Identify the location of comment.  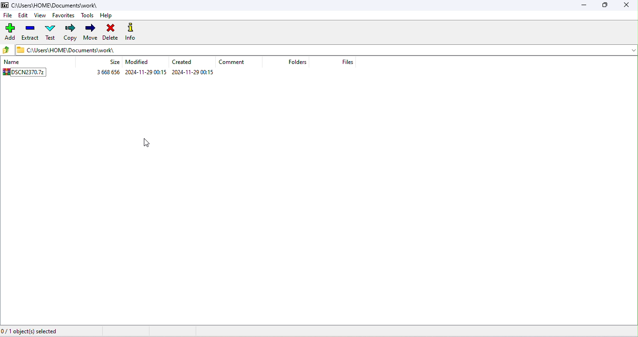
(233, 63).